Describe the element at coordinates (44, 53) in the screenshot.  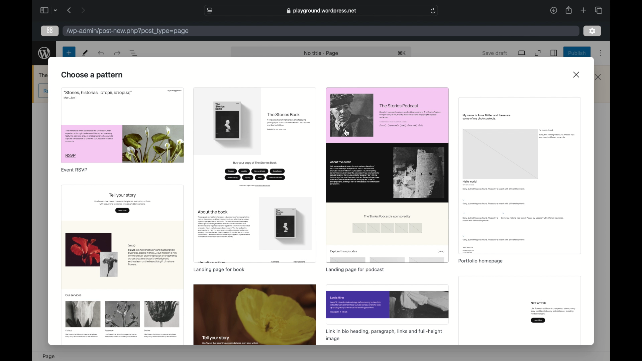
I see `wordpress` at that location.